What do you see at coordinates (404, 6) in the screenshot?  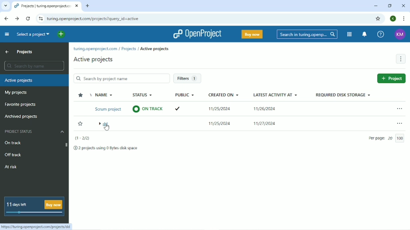 I see `Close` at bounding box center [404, 6].